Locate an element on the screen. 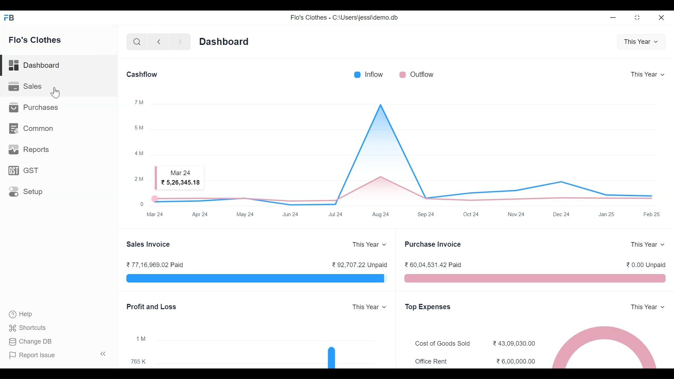 Image resolution: width=674 pixels, height=379 pixels. Setup is located at coordinates (26, 191).